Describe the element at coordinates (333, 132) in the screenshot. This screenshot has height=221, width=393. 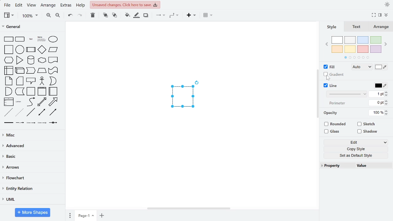
I see `glass` at that location.